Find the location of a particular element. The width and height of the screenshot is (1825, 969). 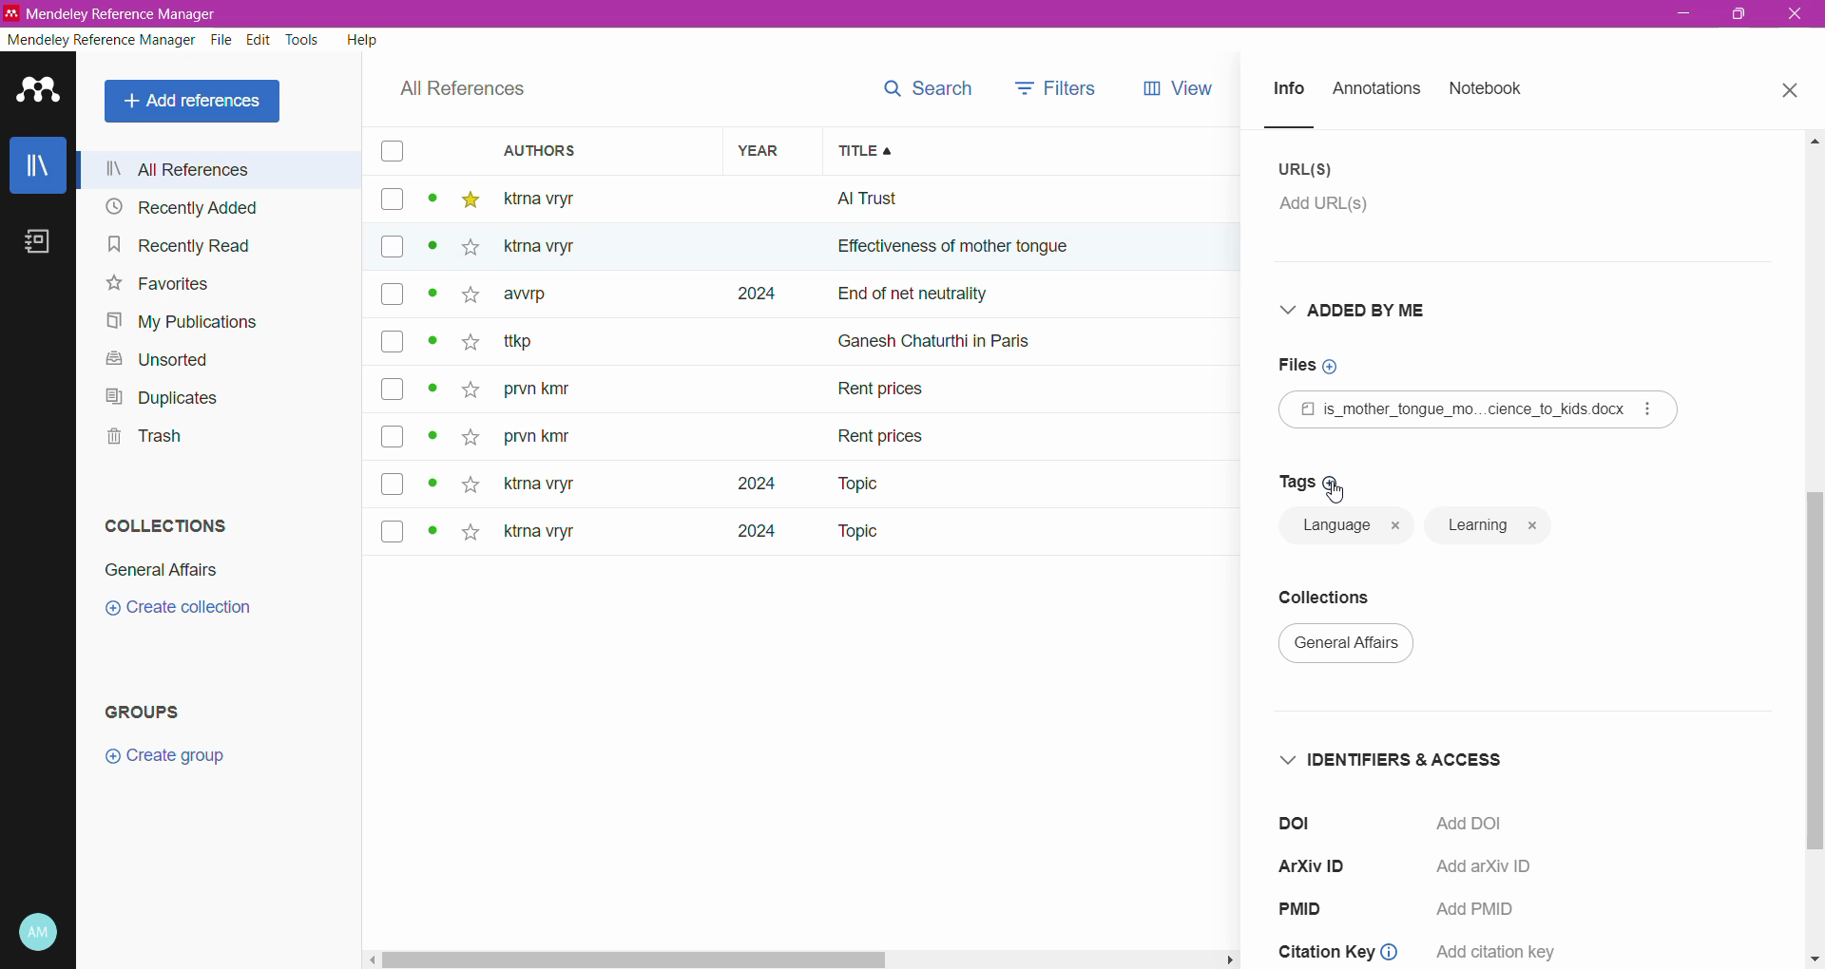

2024 is located at coordinates (745, 538).